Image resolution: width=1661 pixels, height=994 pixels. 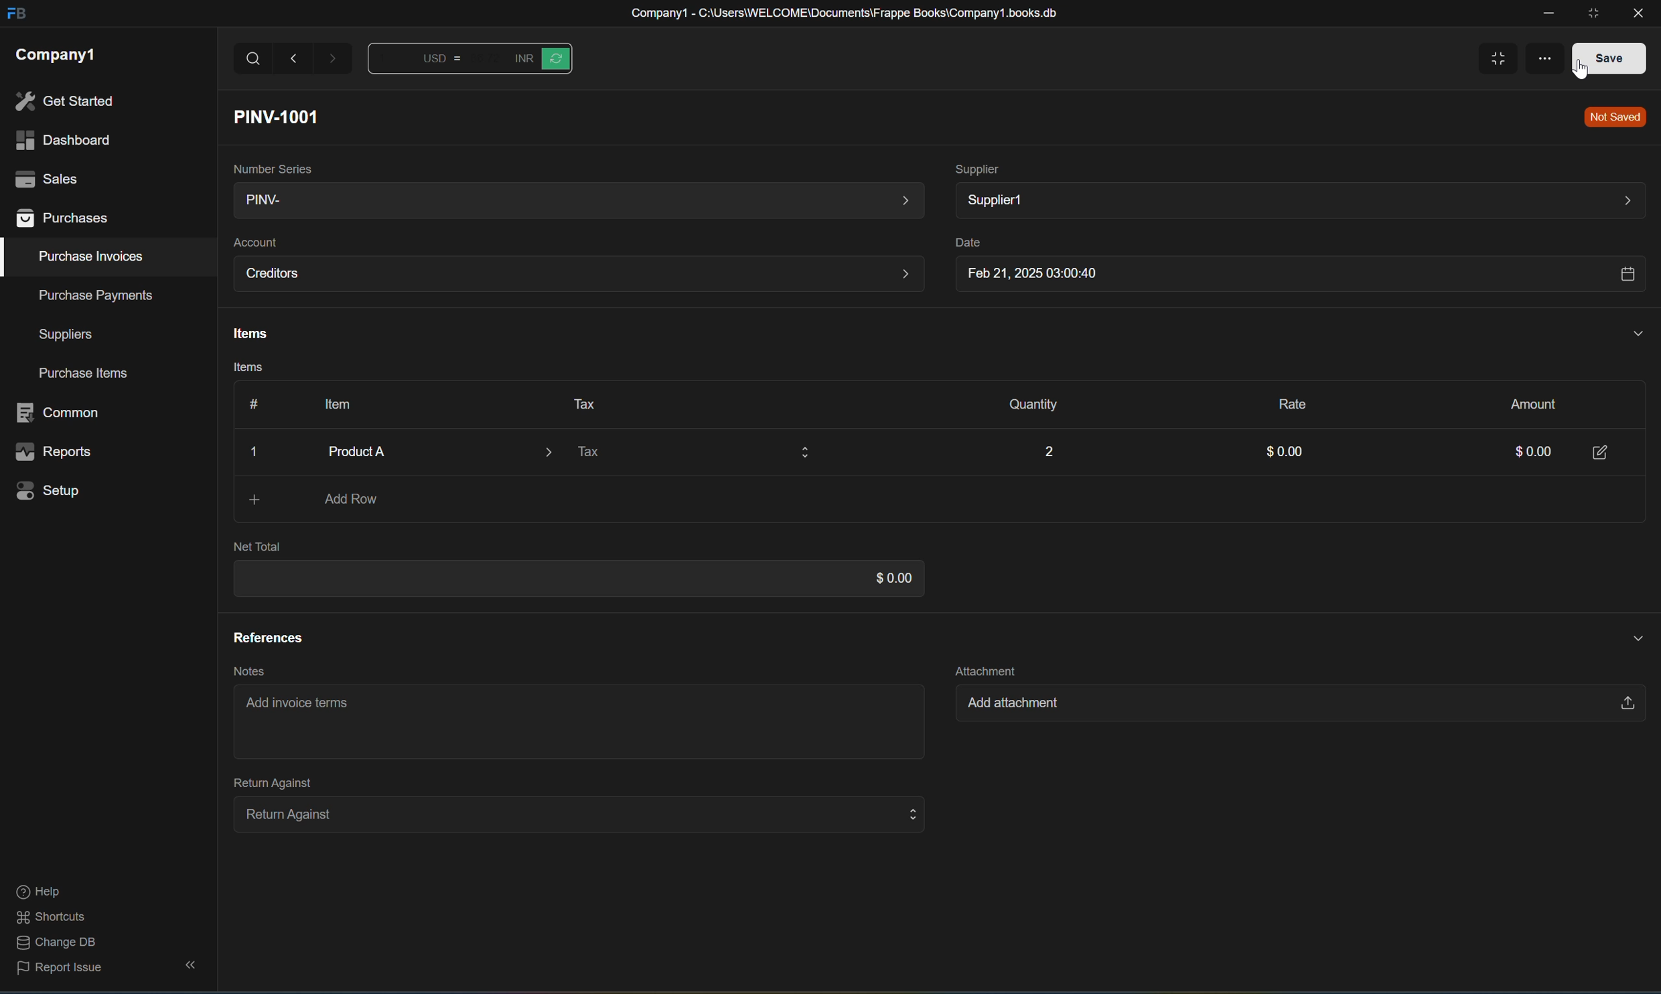 I want to click on Items, so click(x=246, y=334).